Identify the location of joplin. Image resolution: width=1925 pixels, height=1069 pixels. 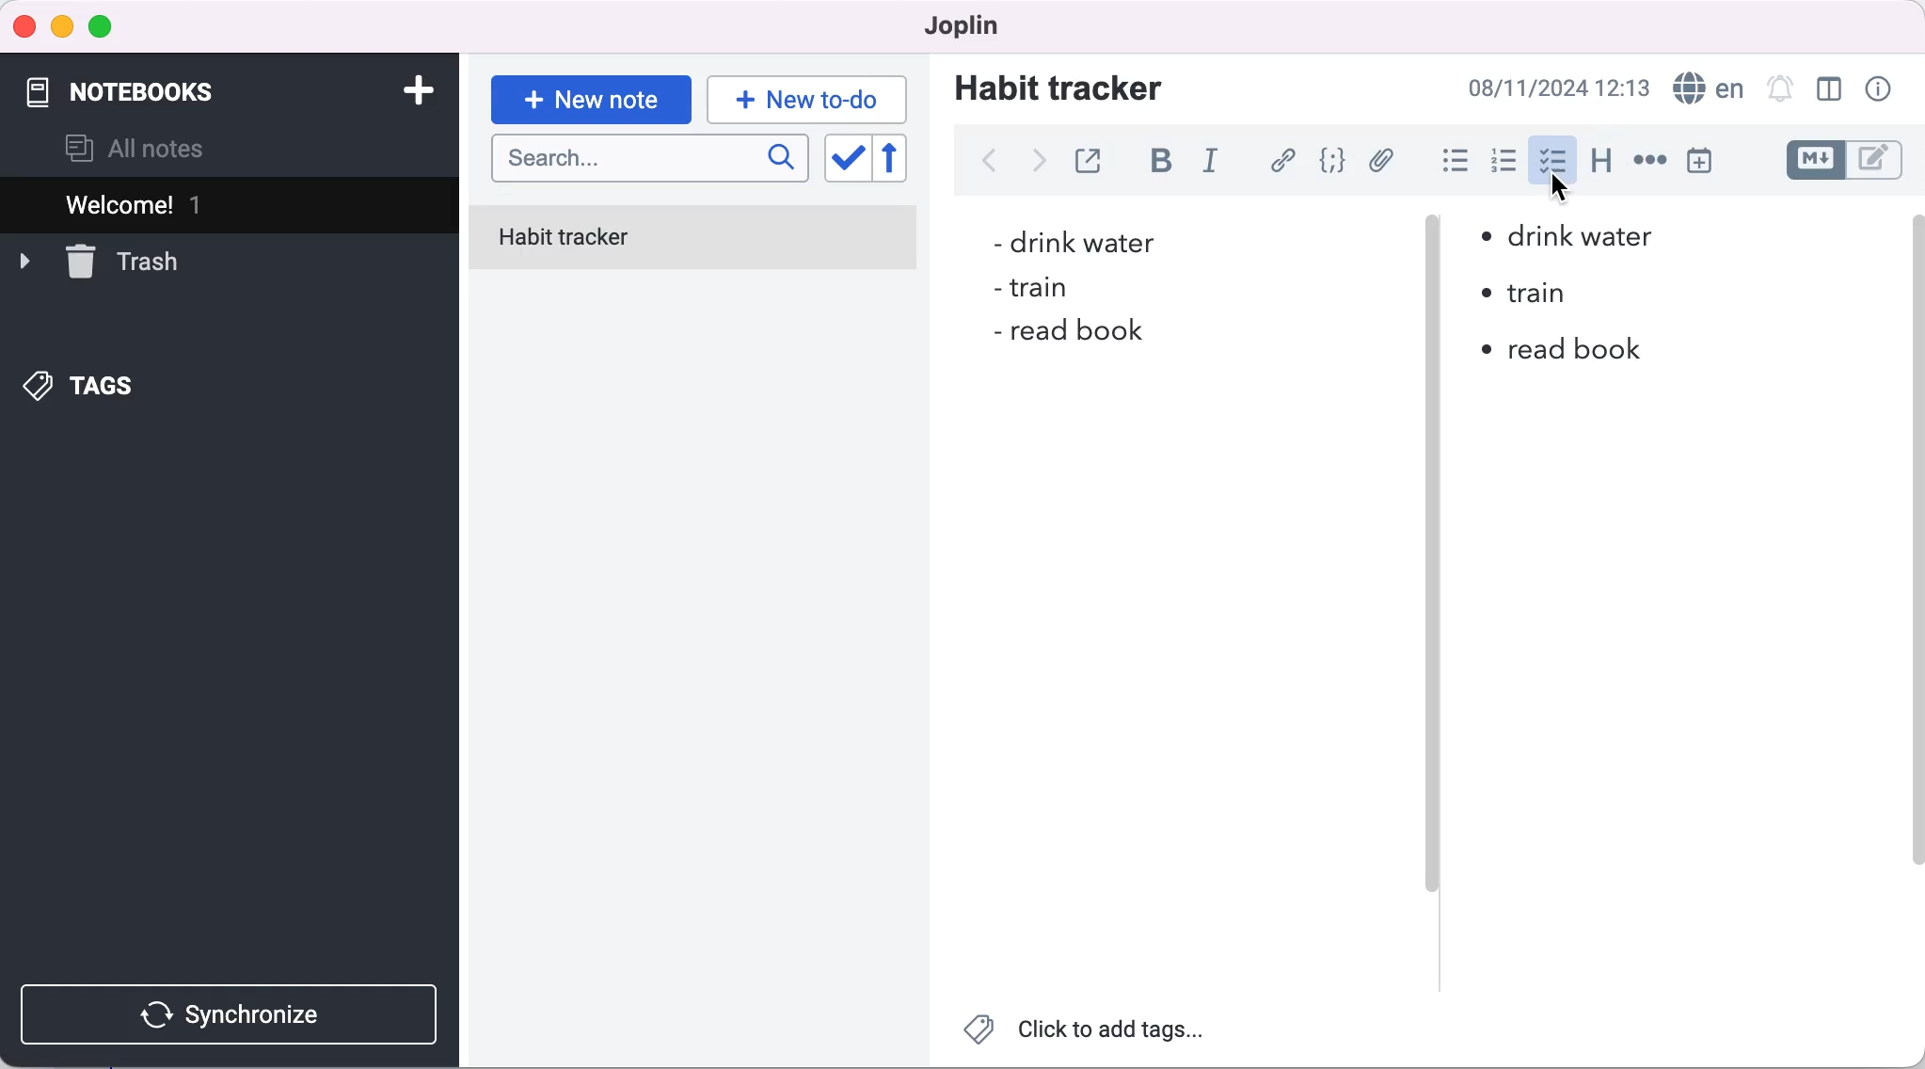
(954, 24).